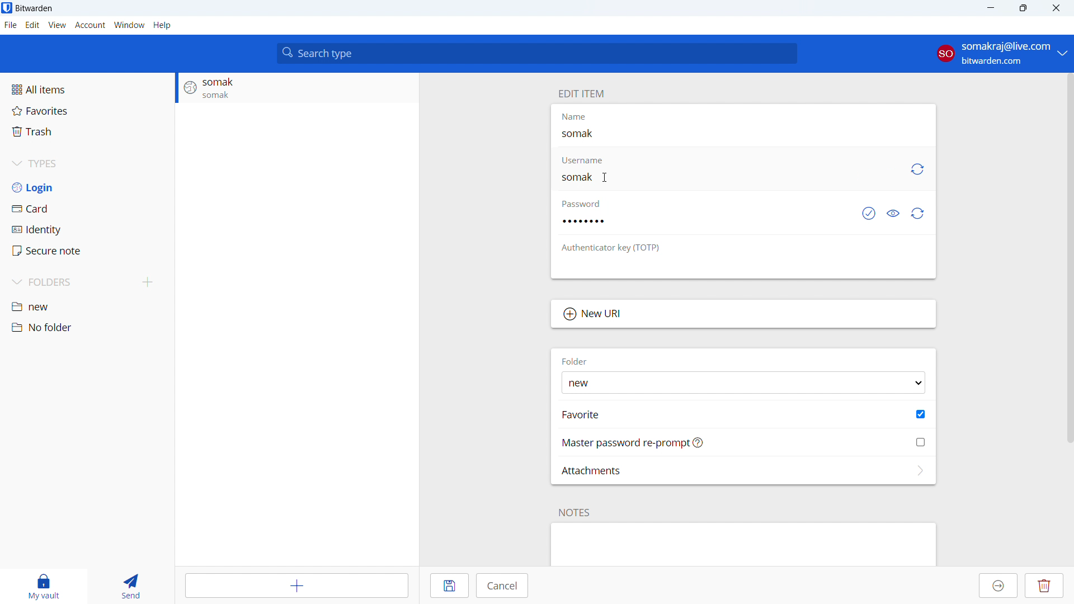  What do you see at coordinates (921, 414) in the screenshot?
I see `toggle favorite` at bounding box center [921, 414].